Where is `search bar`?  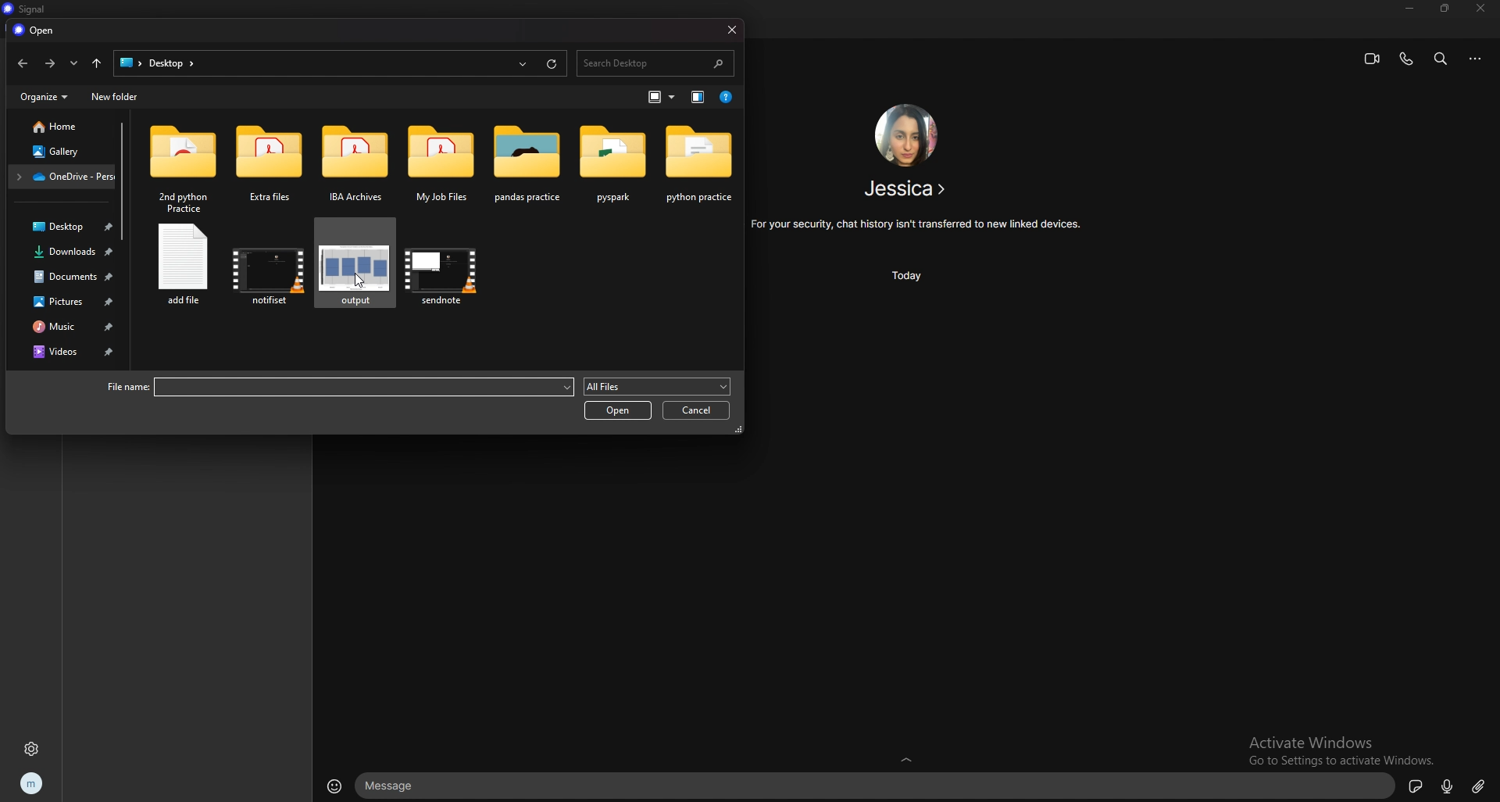
search bar is located at coordinates (1441, 59).